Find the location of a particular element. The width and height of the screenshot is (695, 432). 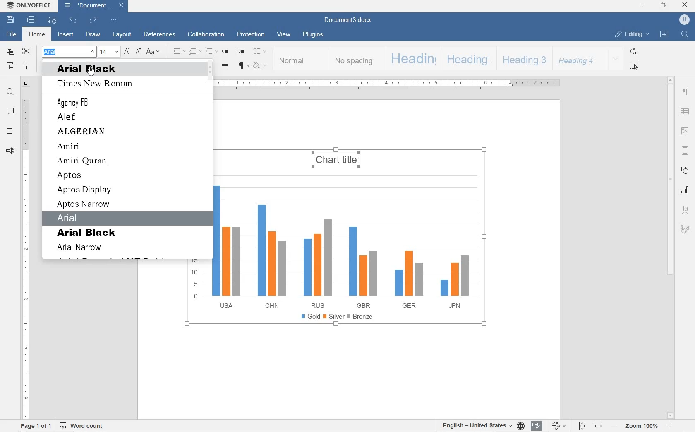

DECREASE INDENT is located at coordinates (224, 52).